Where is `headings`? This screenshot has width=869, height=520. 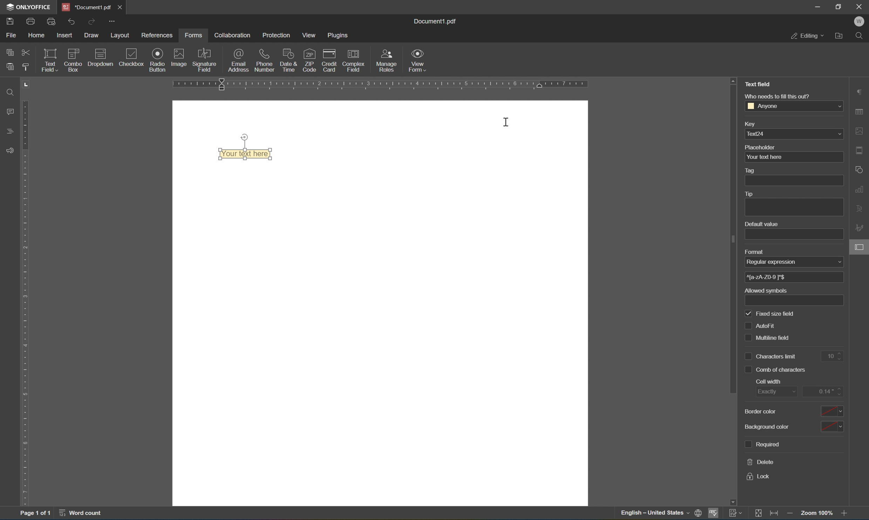
headings is located at coordinates (11, 130).